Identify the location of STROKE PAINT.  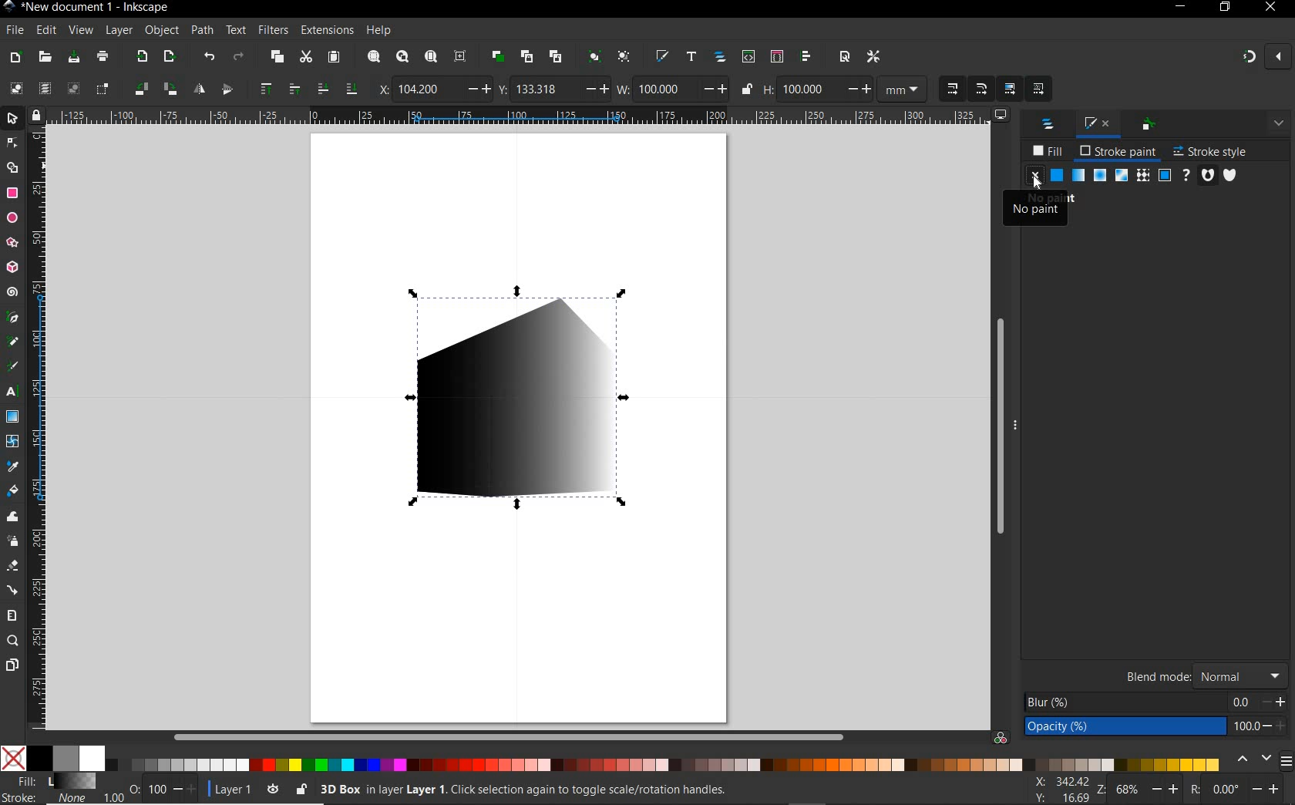
(1120, 152).